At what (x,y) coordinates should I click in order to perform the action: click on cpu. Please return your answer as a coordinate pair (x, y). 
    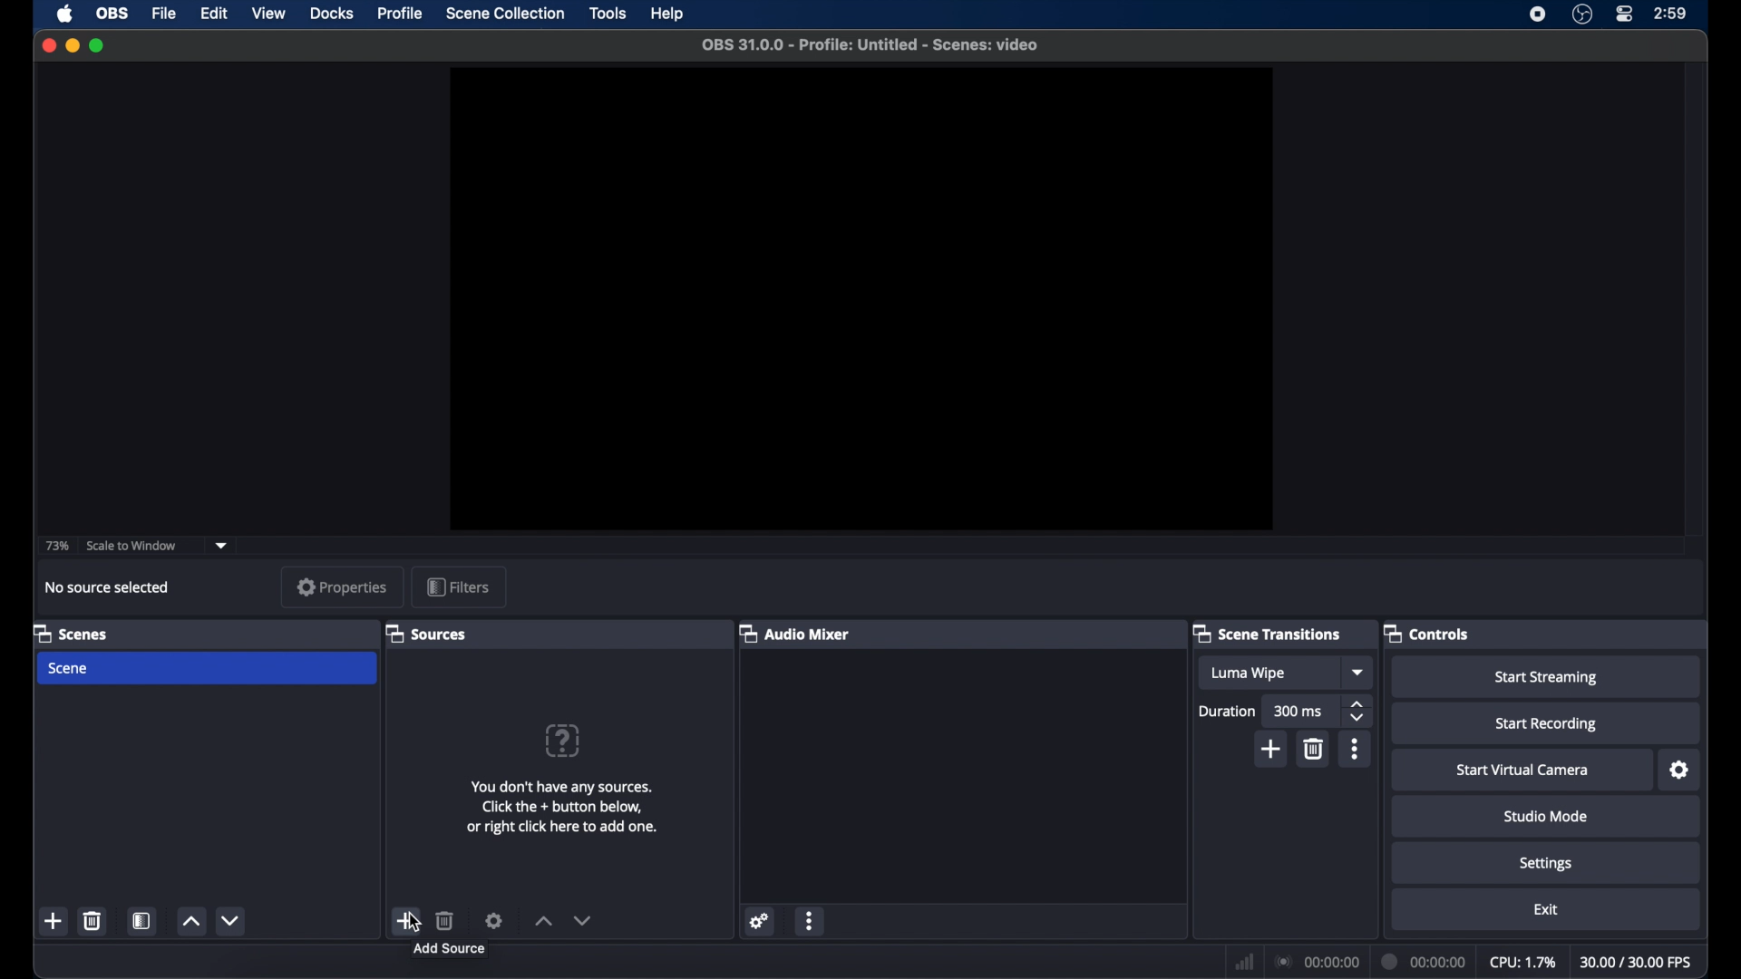
    Looking at the image, I should click on (1523, 963).